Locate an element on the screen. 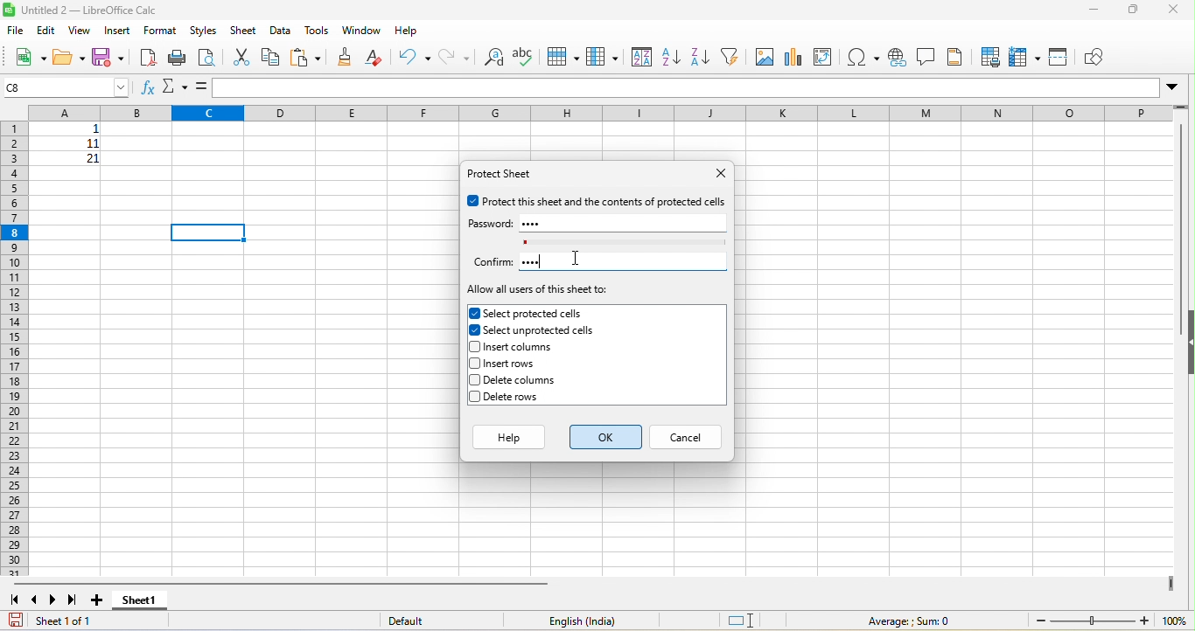 This screenshot has width=1195, height=631. last sheet is located at coordinates (74, 600).